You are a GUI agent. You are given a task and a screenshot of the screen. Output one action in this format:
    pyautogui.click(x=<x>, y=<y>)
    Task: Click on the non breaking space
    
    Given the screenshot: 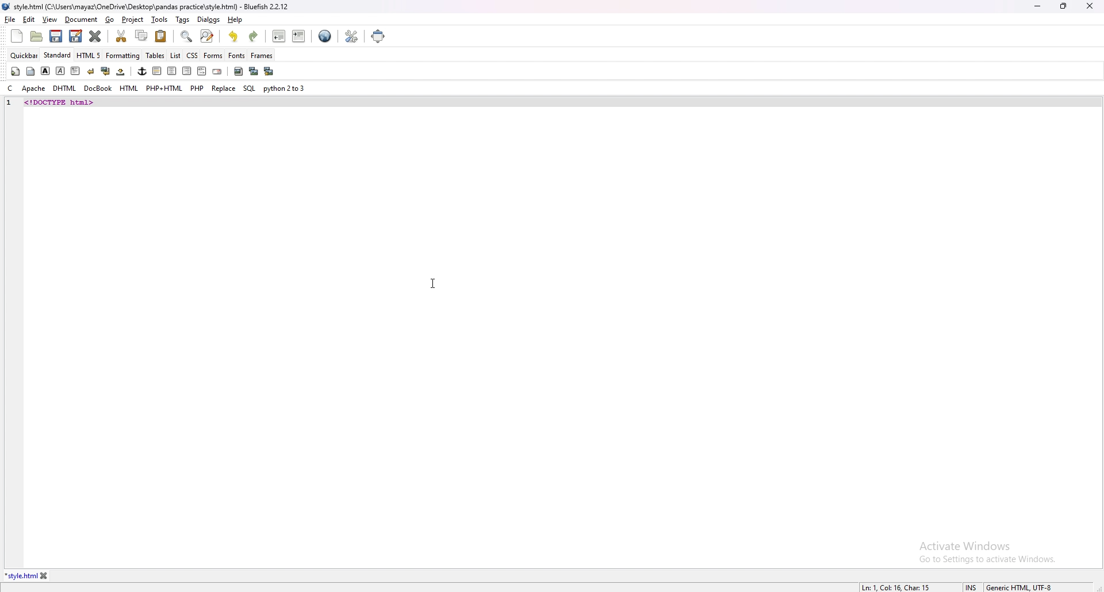 What is the action you would take?
    pyautogui.click(x=121, y=71)
    